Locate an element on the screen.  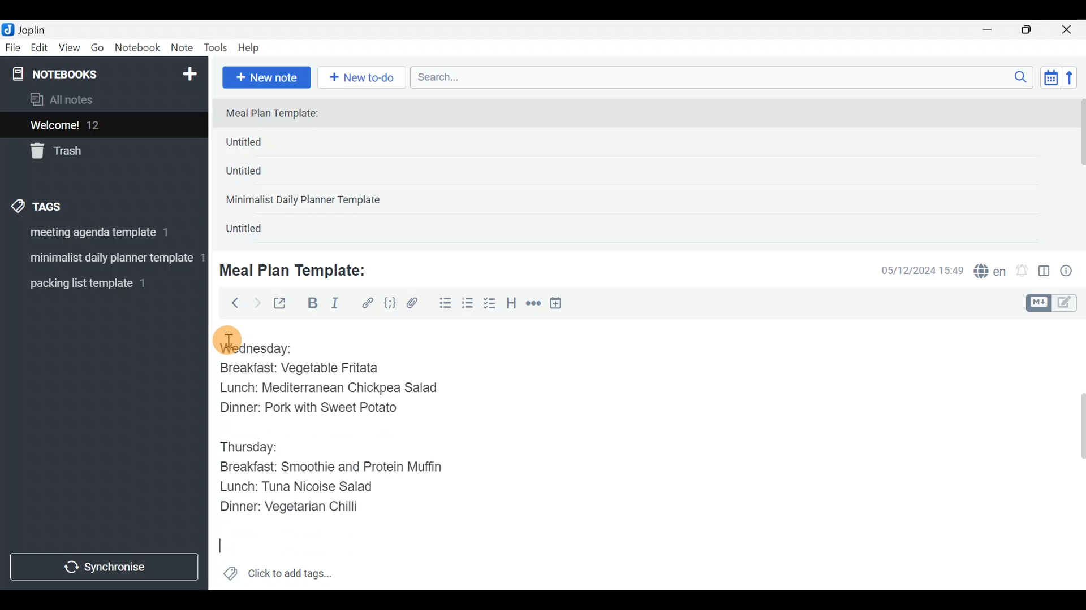
Numbered list is located at coordinates (468, 306).